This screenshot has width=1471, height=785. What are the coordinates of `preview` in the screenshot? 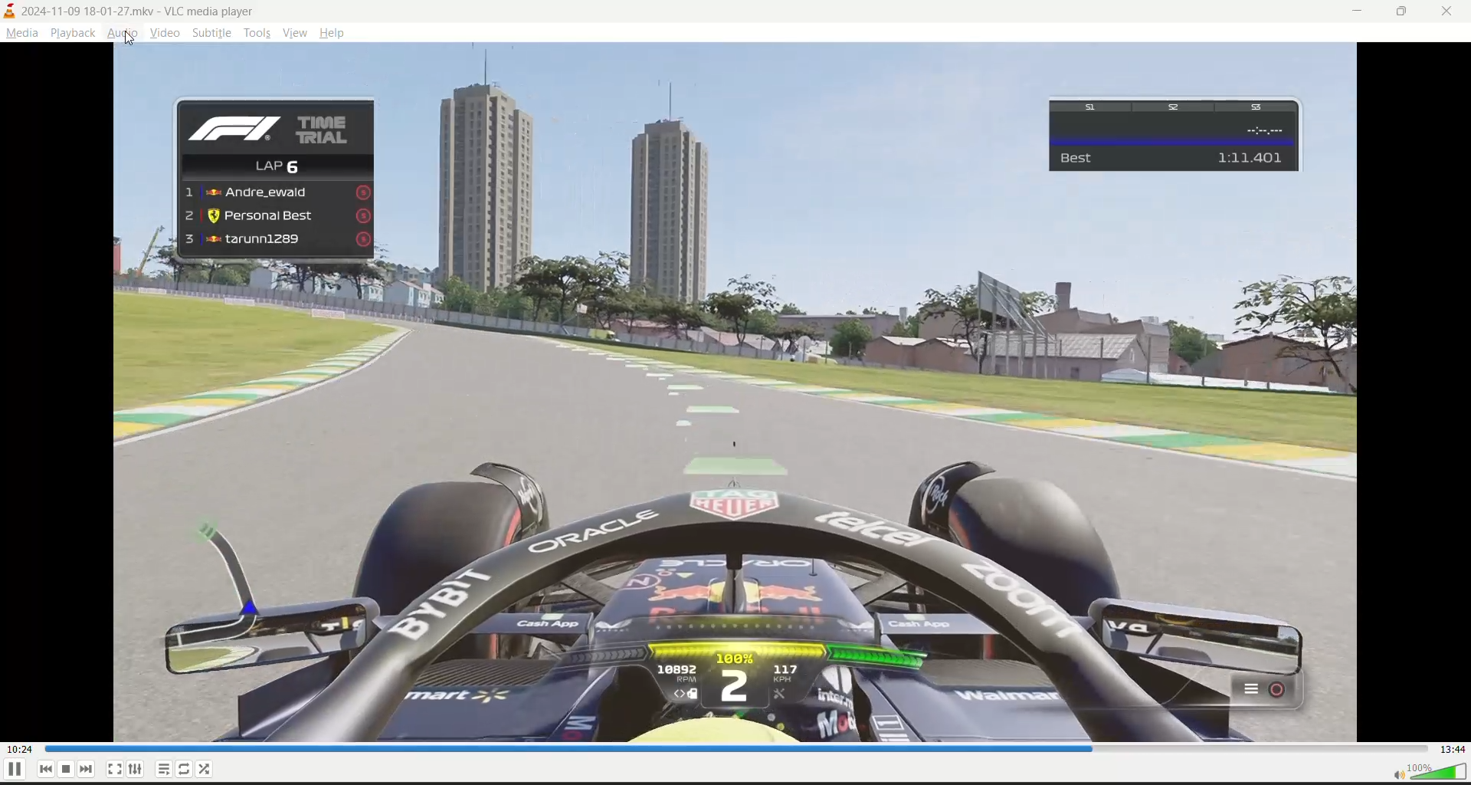 It's located at (1196, 68).